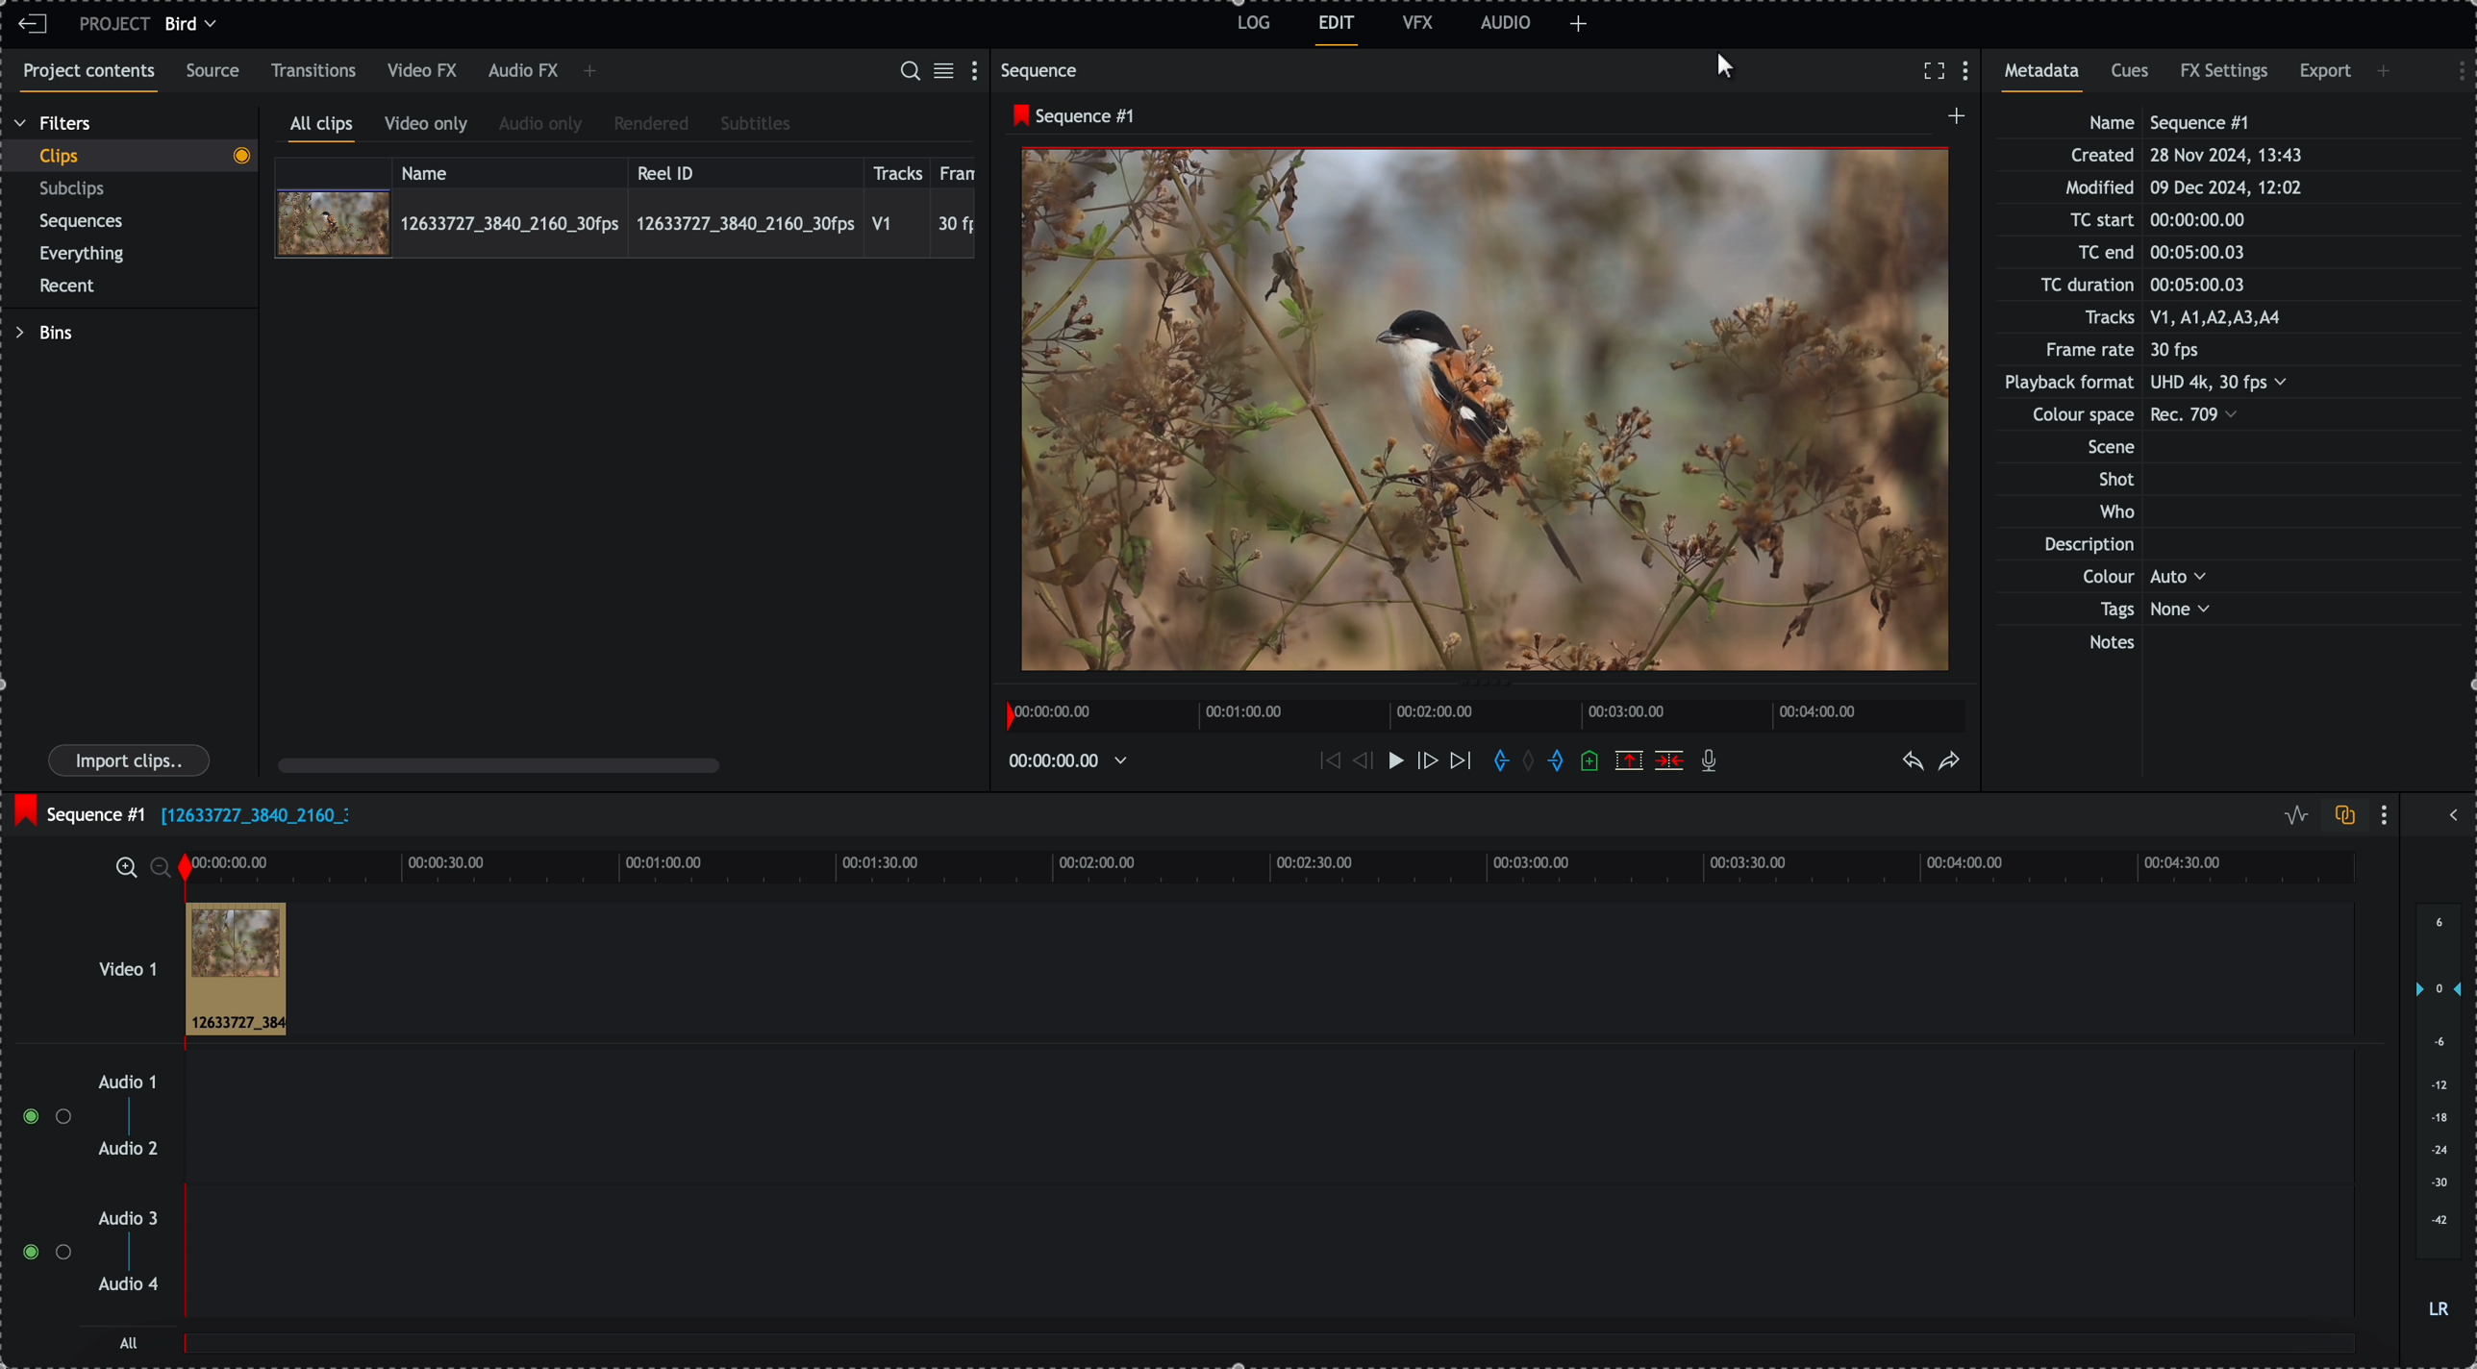 Image resolution: width=2477 pixels, height=1369 pixels. Describe the element at coordinates (1713, 762) in the screenshot. I see `recored voice-over` at that location.